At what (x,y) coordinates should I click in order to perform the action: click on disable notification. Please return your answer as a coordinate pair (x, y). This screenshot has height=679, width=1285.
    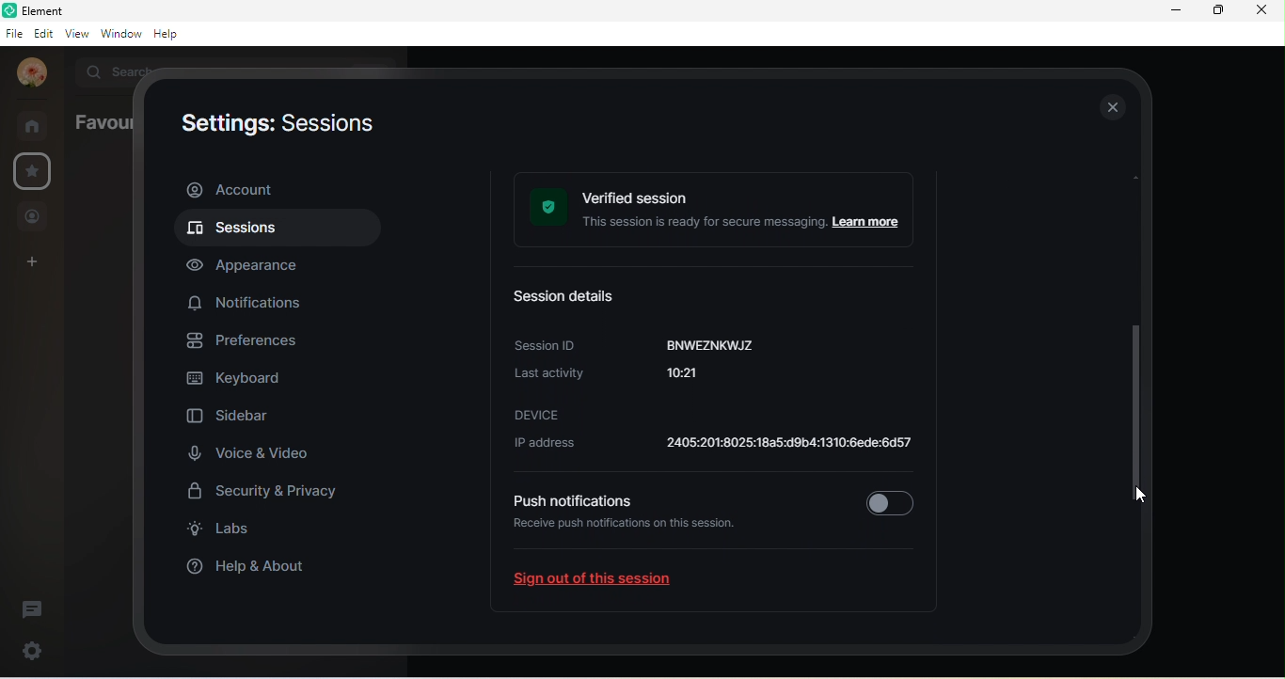
    Looking at the image, I should click on (890, 499).